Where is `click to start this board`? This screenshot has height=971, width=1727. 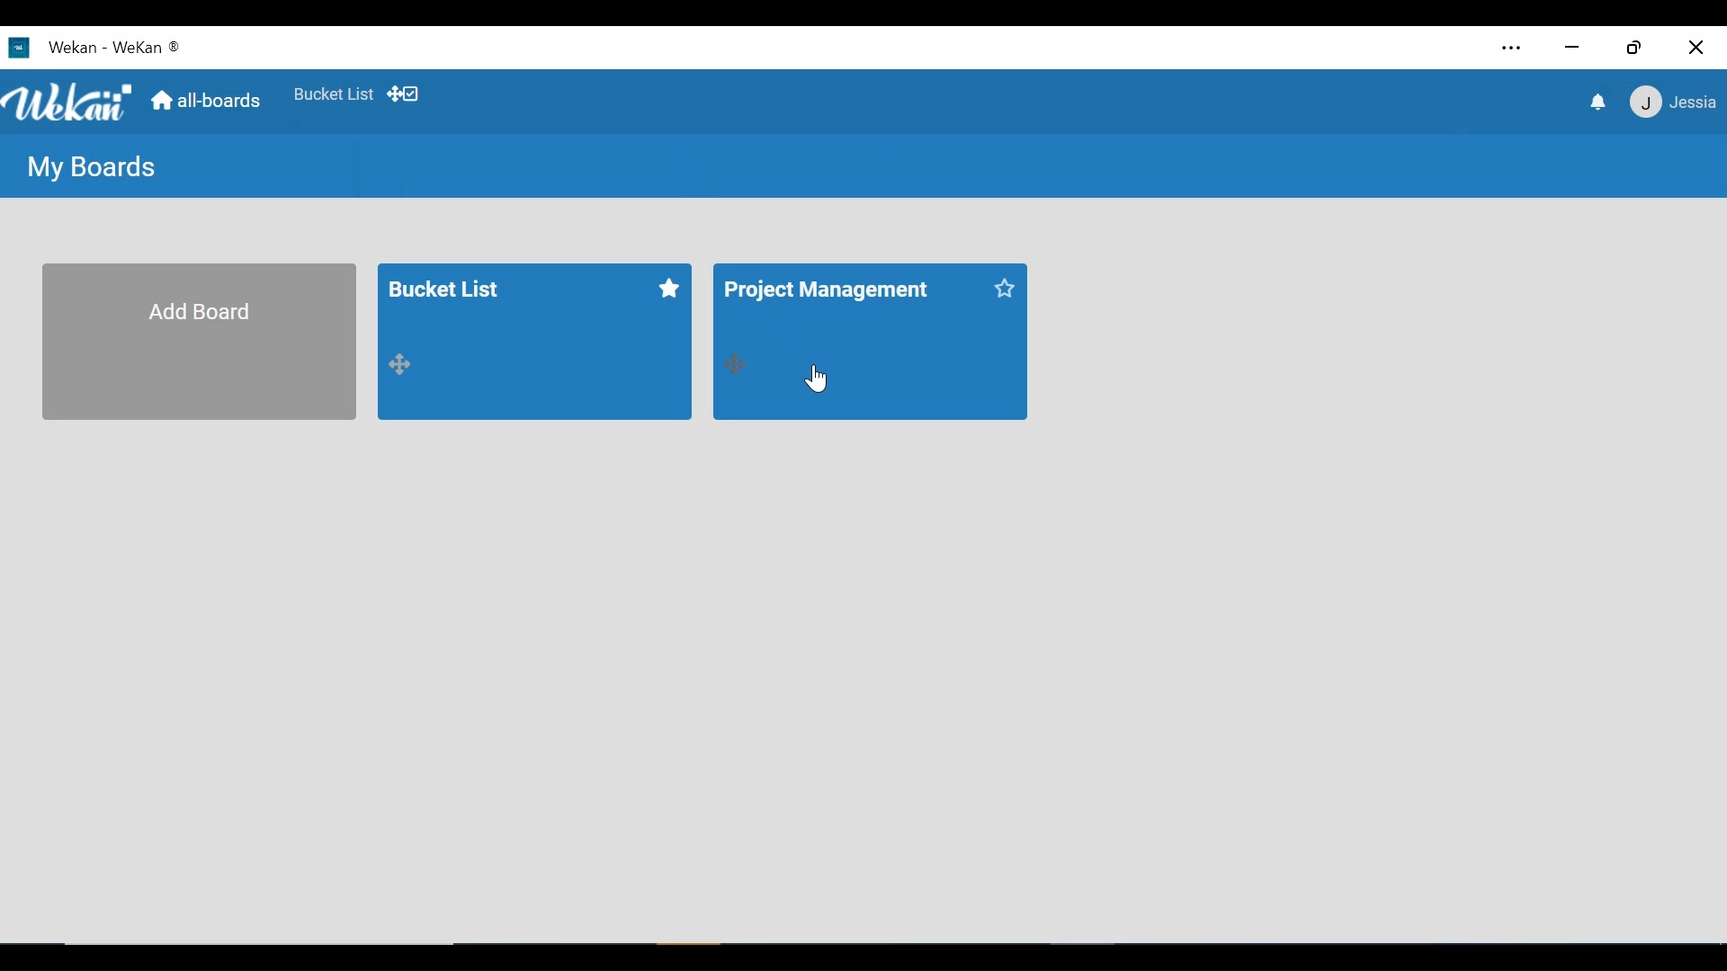 click to start this board is located at coordinates (1012, 291).